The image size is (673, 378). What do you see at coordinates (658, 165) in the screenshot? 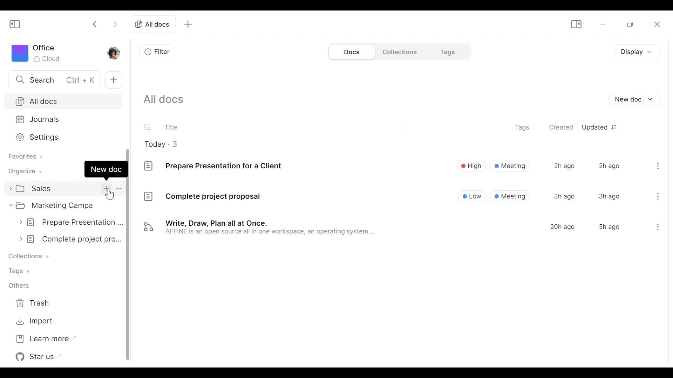
I see `menu icon` at bounding box center [658, 165].